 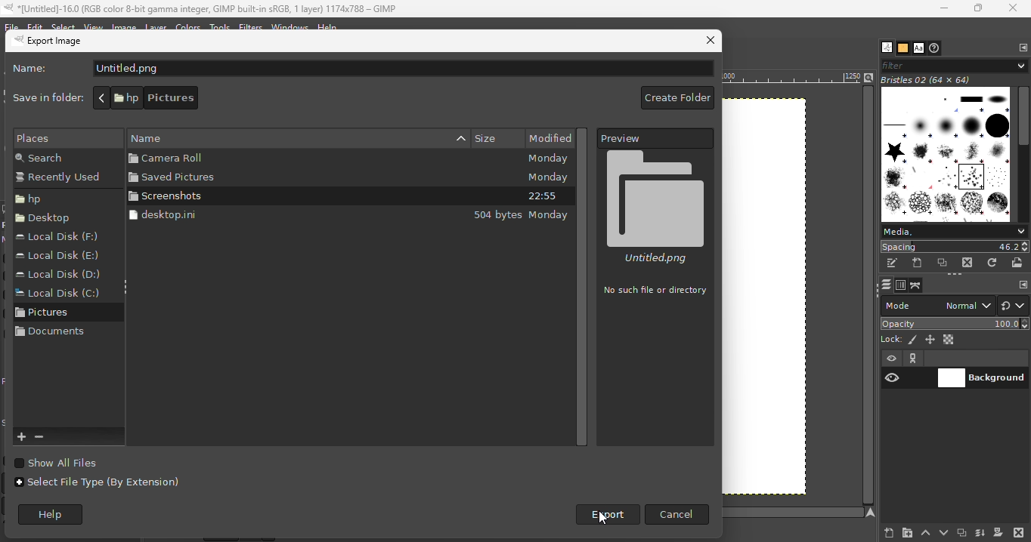 What do you see at coordinates (35, 70) in the screenshot?
I see `Name:` at bounding box center [35, 70].